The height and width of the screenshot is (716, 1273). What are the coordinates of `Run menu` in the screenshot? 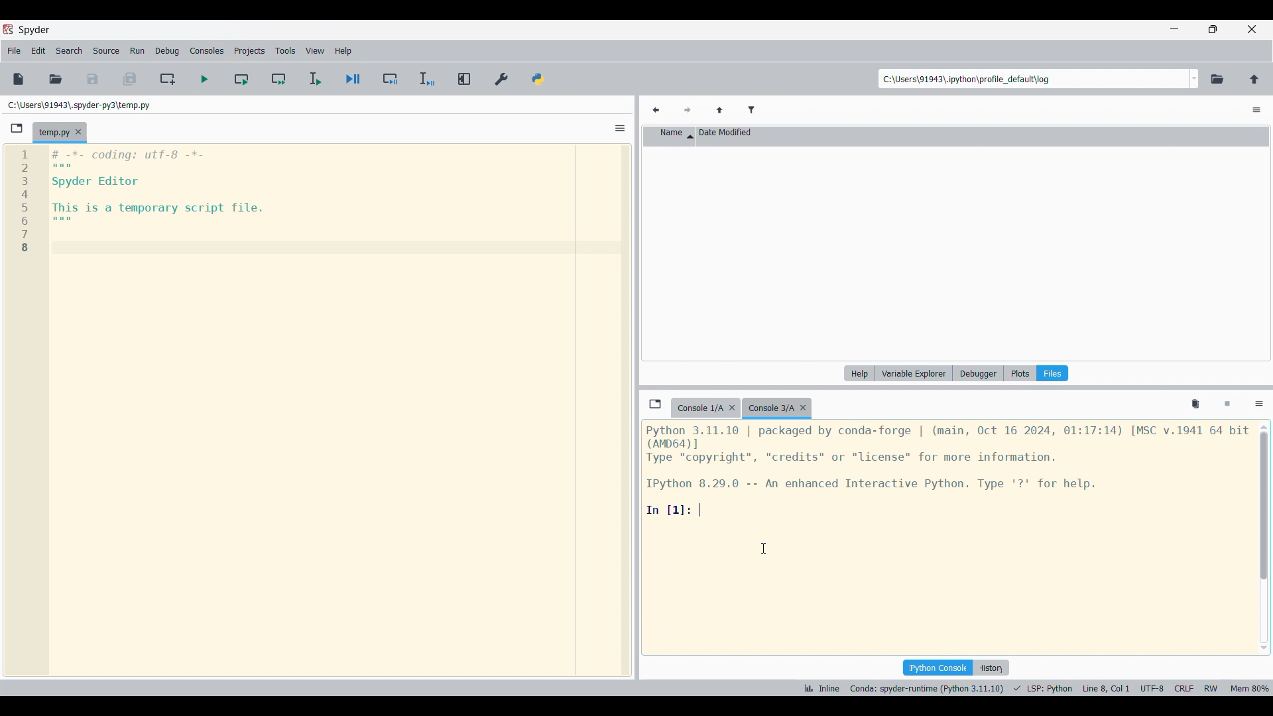 It's located at (137, 51).